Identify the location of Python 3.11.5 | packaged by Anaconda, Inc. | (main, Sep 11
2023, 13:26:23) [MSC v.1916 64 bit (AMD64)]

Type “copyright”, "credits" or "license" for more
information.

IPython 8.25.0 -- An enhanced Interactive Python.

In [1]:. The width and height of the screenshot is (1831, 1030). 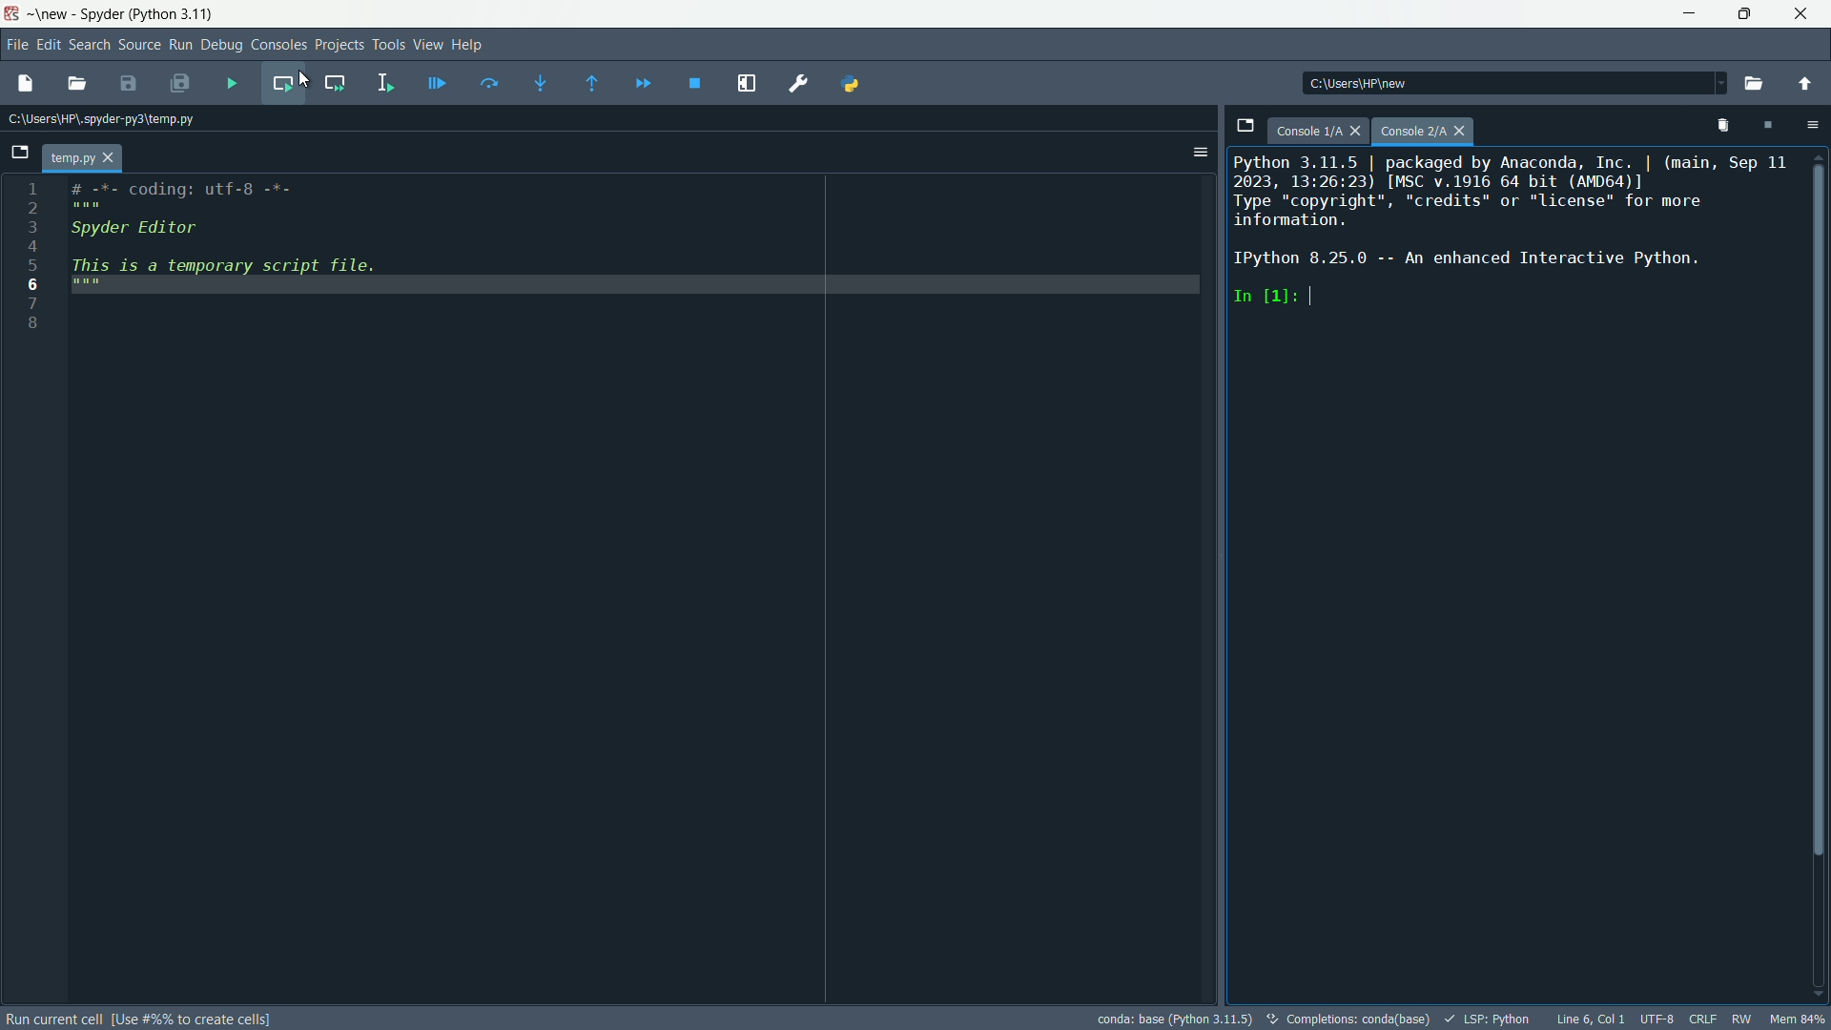
(1510, 239).